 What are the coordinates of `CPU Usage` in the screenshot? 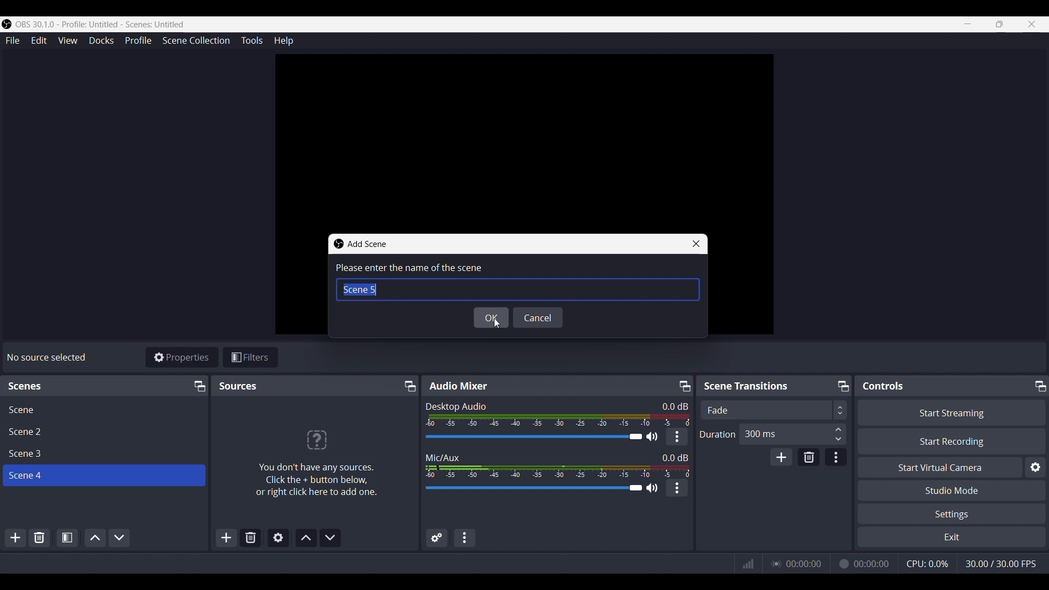 It's located at (927, 563).